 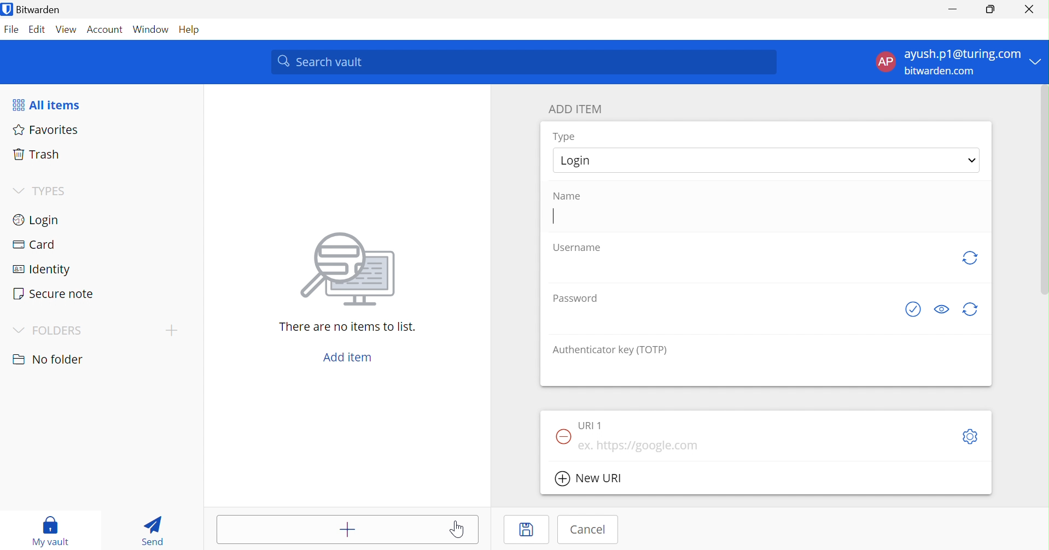 What do you see at coordinates (523, 62) in the screenshot?
I see `Search vault` at bounding box center [523, 62].